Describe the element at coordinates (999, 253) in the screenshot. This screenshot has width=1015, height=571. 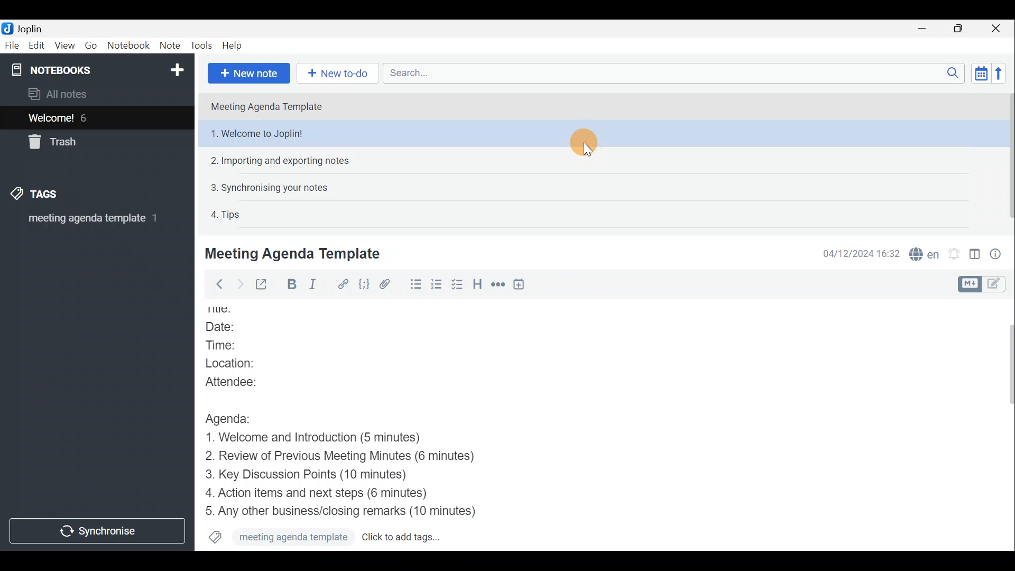
I see `Note properties` at that location.